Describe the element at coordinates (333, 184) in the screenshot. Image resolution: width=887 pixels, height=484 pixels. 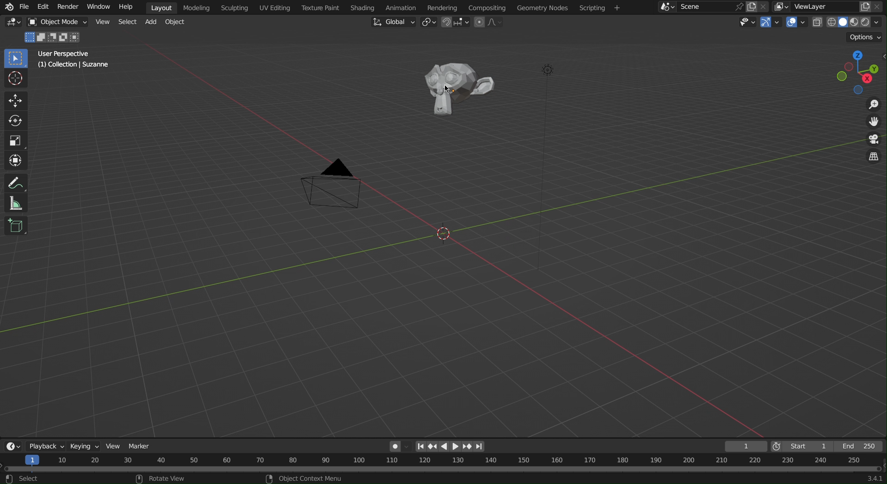
I see `Camera` at that location.